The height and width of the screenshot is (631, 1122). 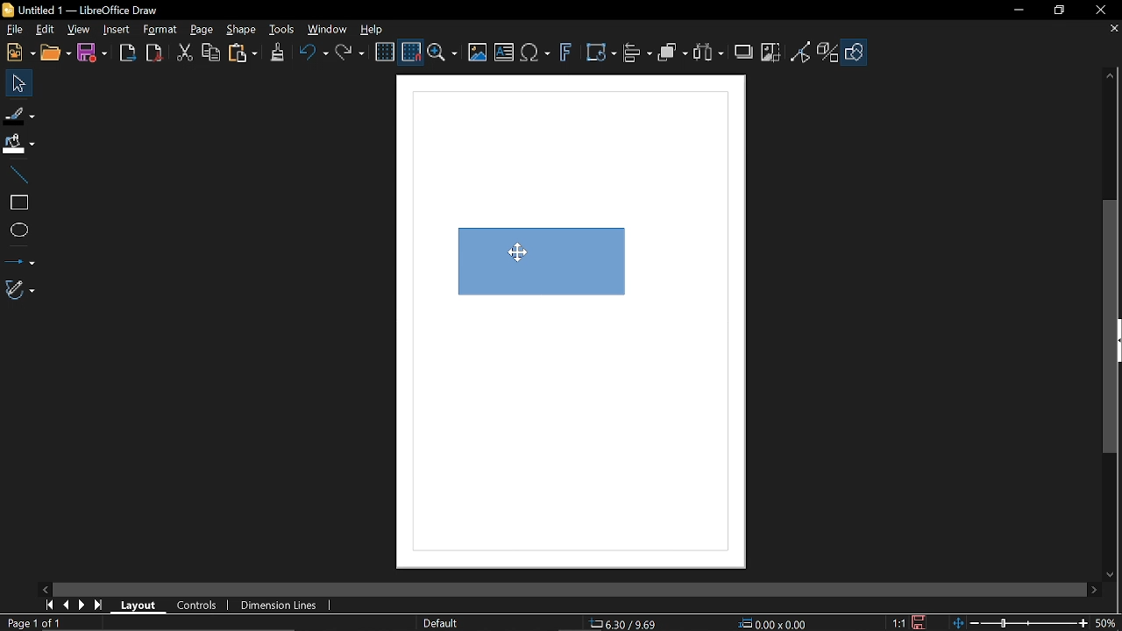 I want to click on Move, so click(x=15, y=82).